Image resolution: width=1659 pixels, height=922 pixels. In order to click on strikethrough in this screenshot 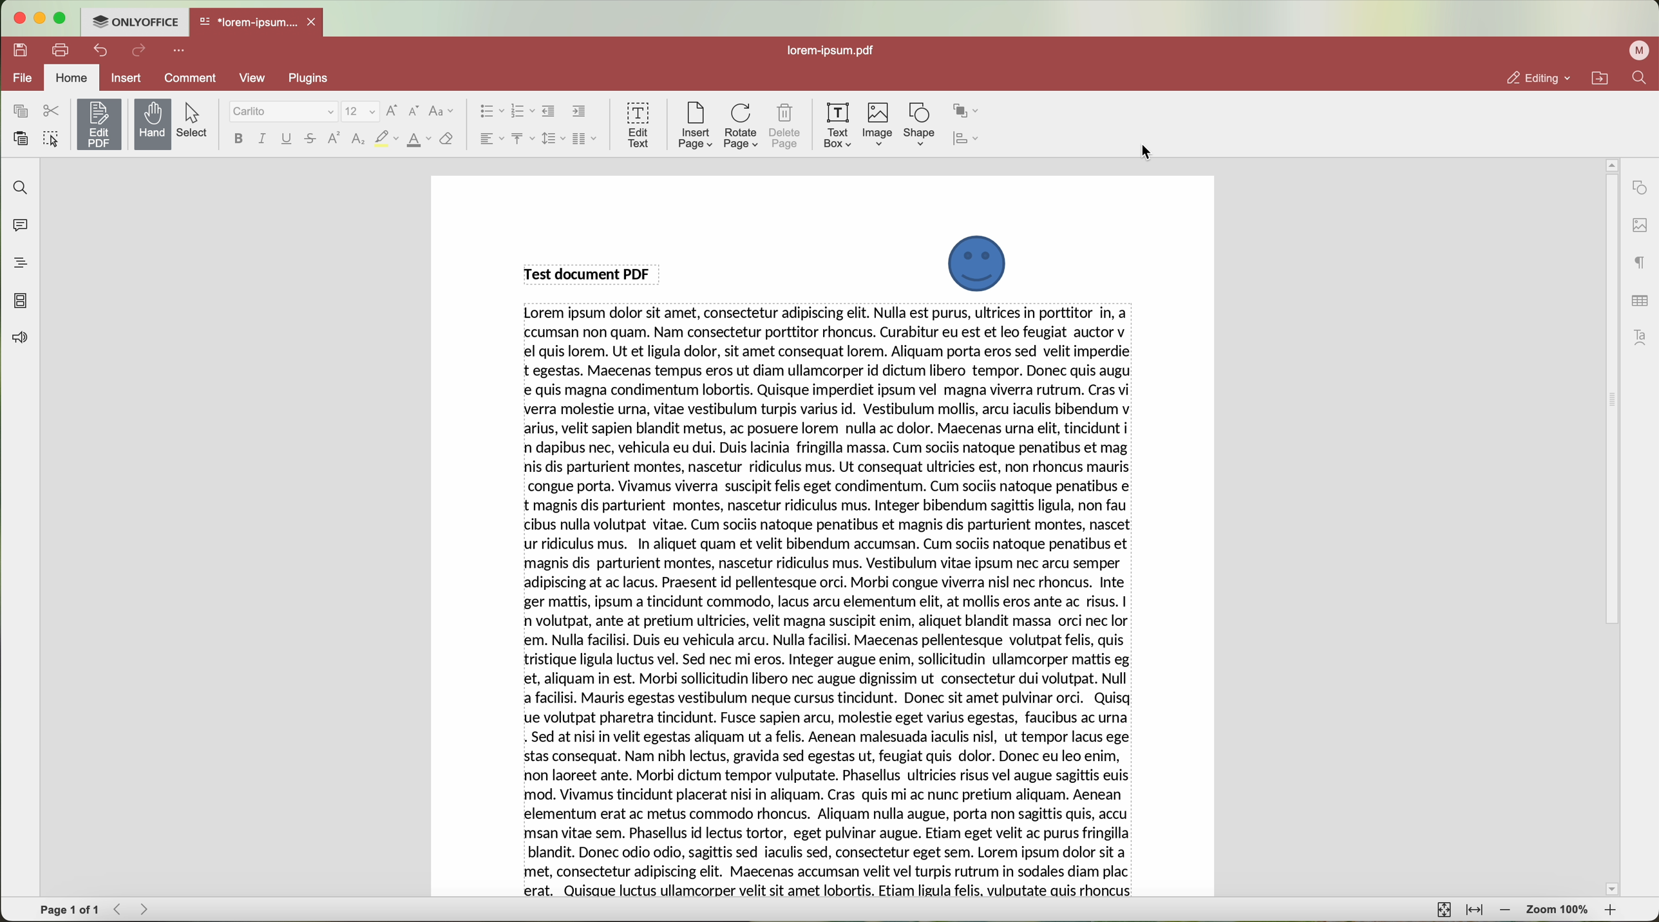, I will do `click(312, 140)`.